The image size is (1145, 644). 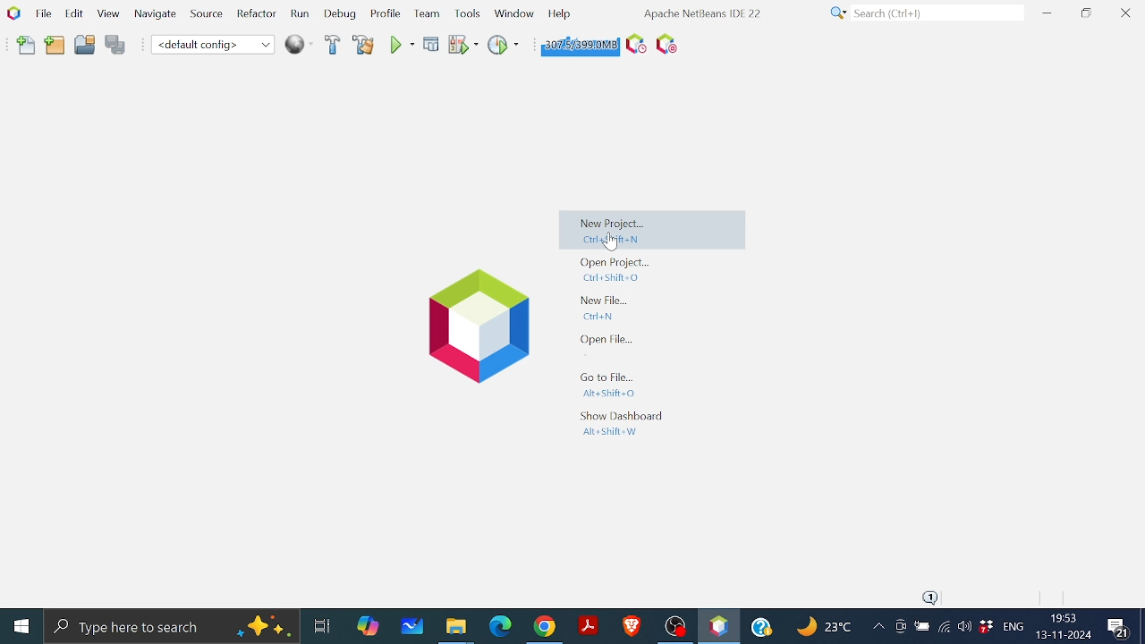 I want to click on Show hidden icons, so click(x=878, y=629).